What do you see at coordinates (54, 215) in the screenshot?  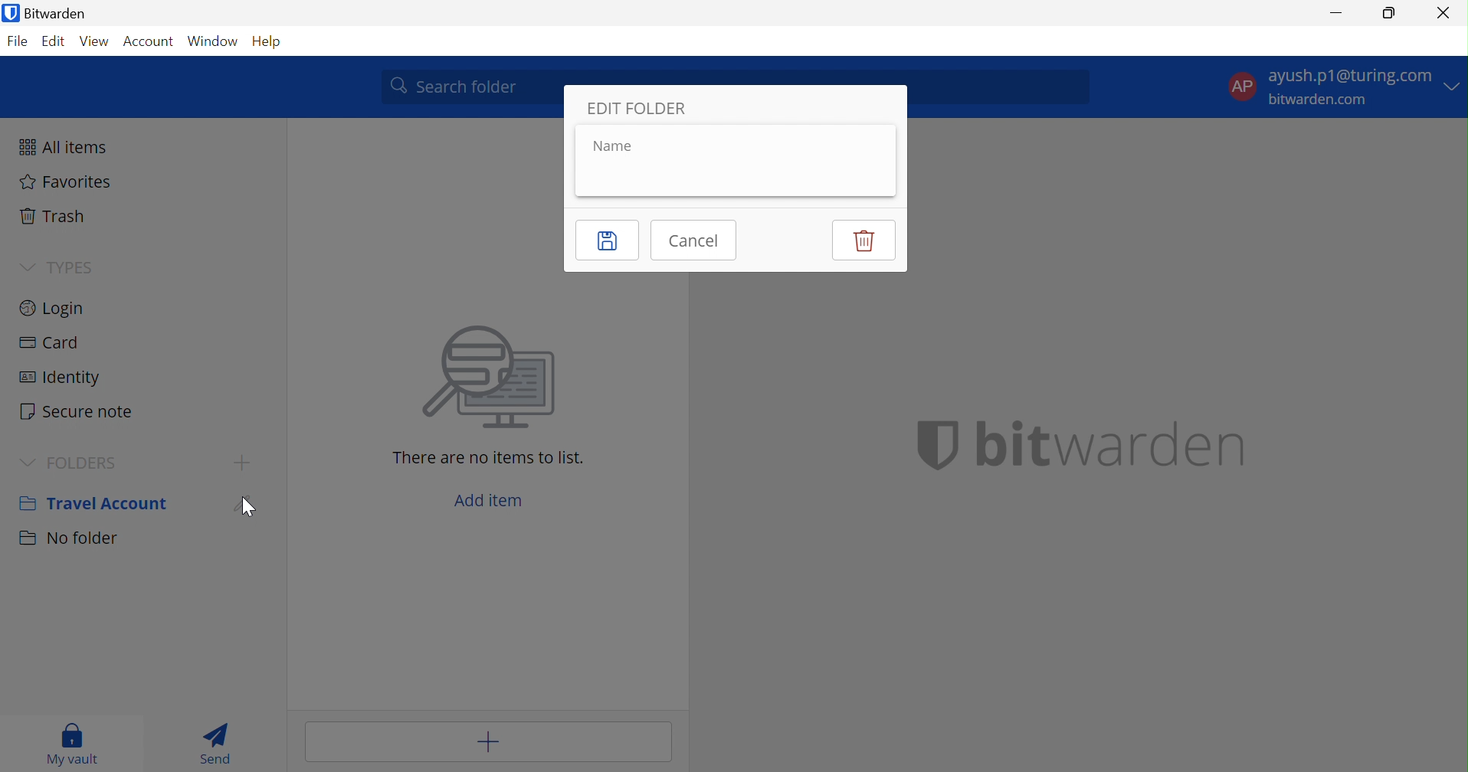 I see `Trash` at bounding box center [54, 215].